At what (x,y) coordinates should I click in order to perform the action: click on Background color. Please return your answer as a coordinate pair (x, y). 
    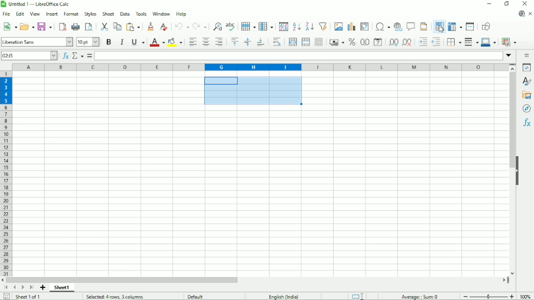
    Looking at the image, I should click on (175, 42).